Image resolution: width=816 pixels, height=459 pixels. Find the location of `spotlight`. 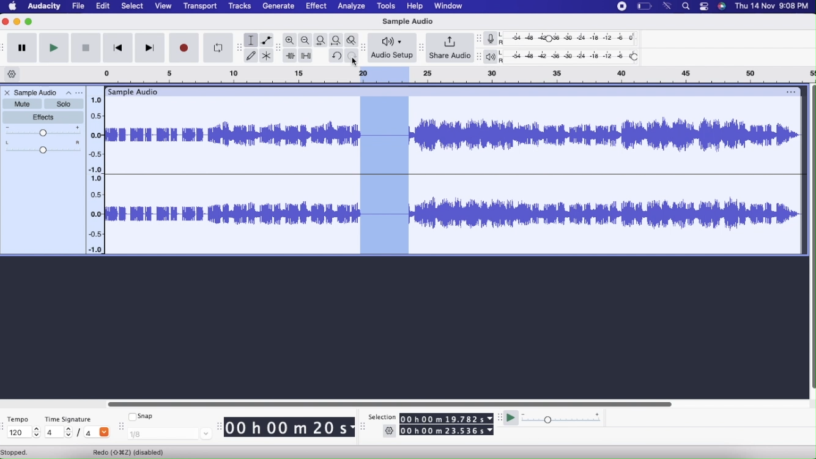

spotlight is located at coordinates (686, 6).